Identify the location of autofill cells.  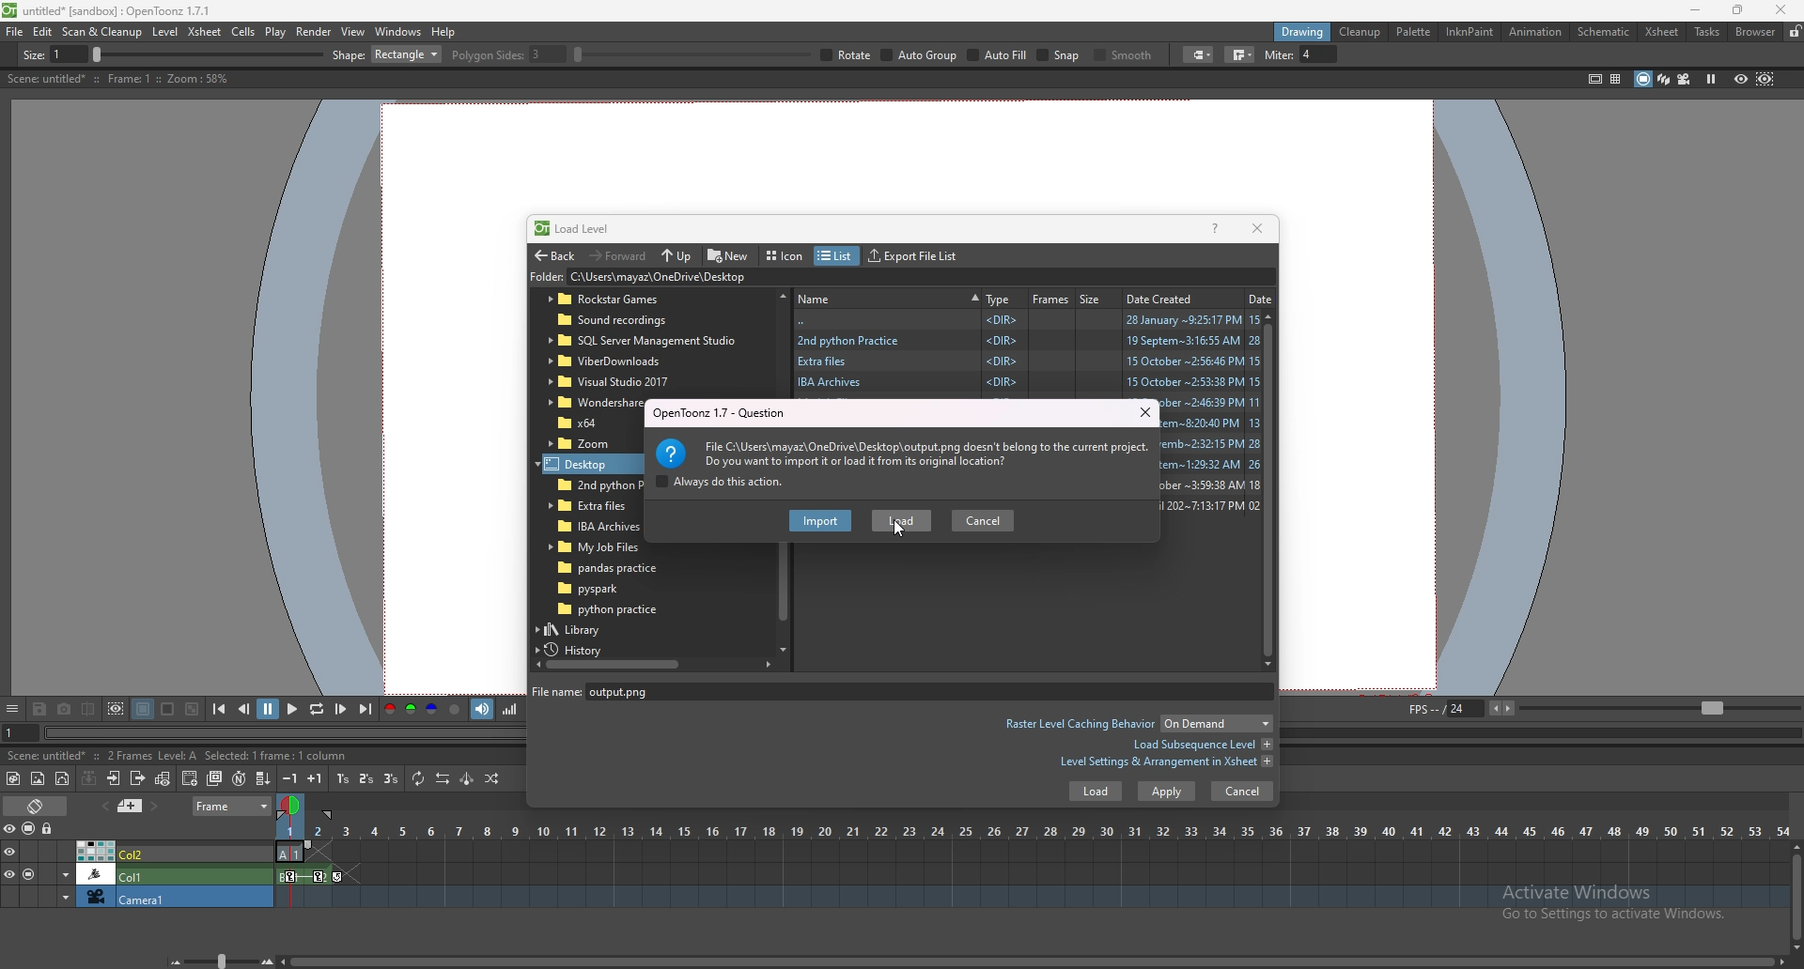
(263, 778).